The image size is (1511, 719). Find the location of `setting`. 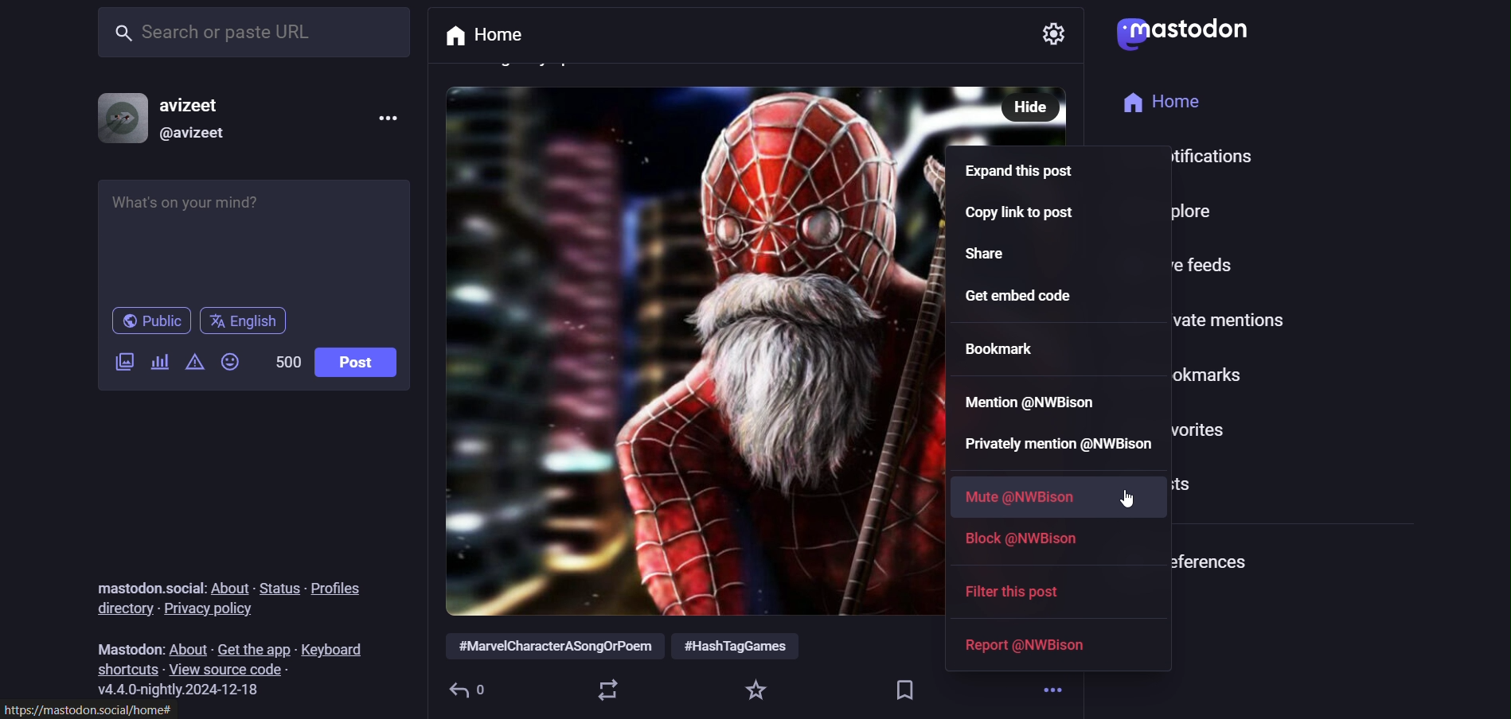

setting is located at coordinates (1056, 34).